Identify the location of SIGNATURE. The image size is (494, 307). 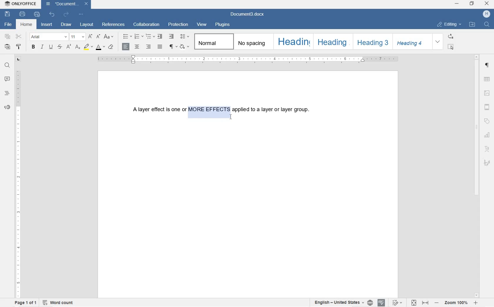
(487, 162).